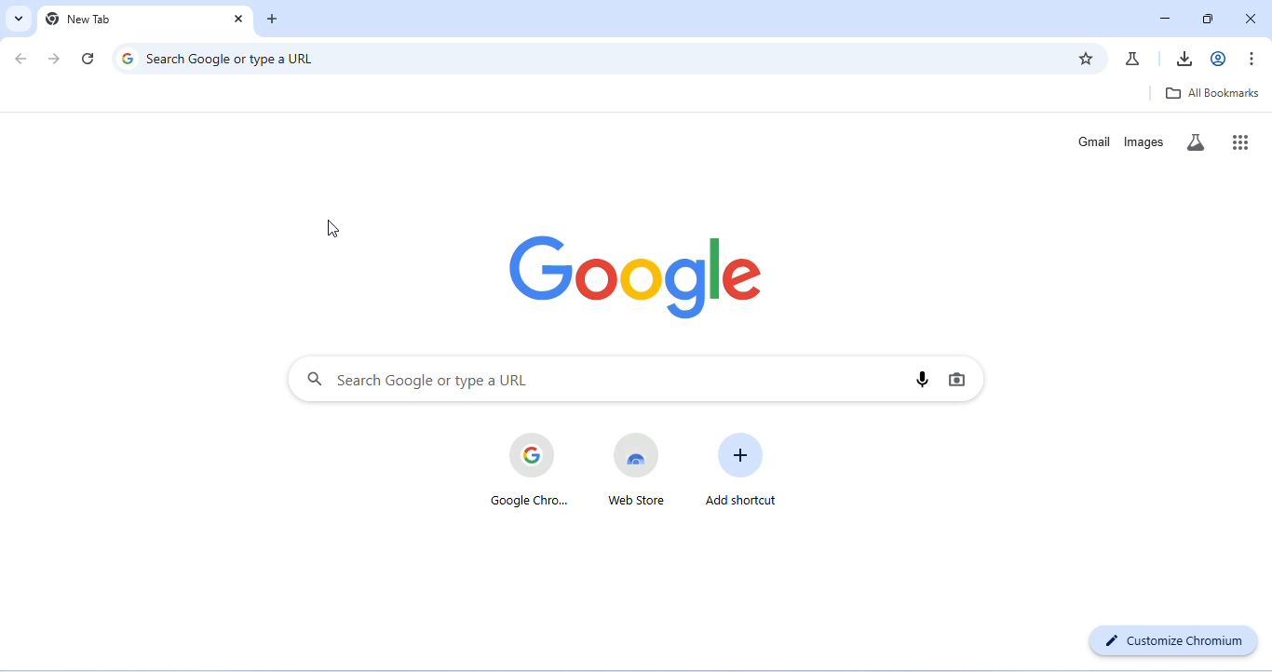 The height and width of the screenshot is (672, 1272). What do you see at coordinates (90, 58) in the screenshot?
I see `refresh` at bounding box center [90, 58].